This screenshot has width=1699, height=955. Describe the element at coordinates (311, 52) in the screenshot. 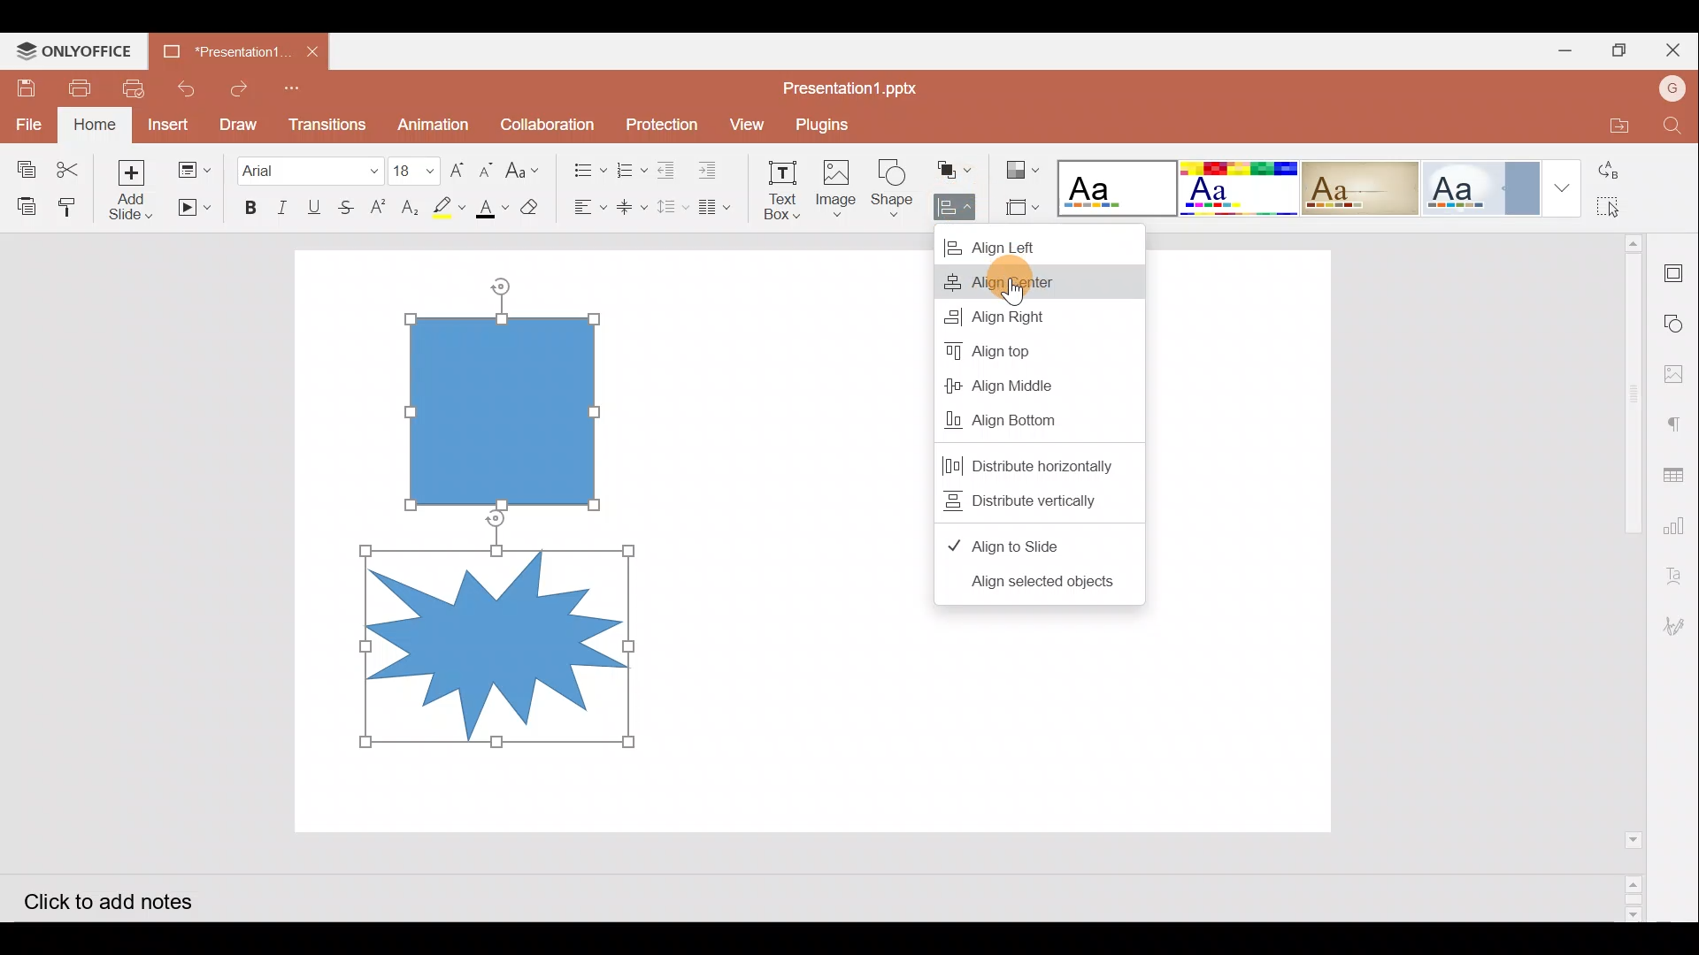

I see `Close document` at that location.